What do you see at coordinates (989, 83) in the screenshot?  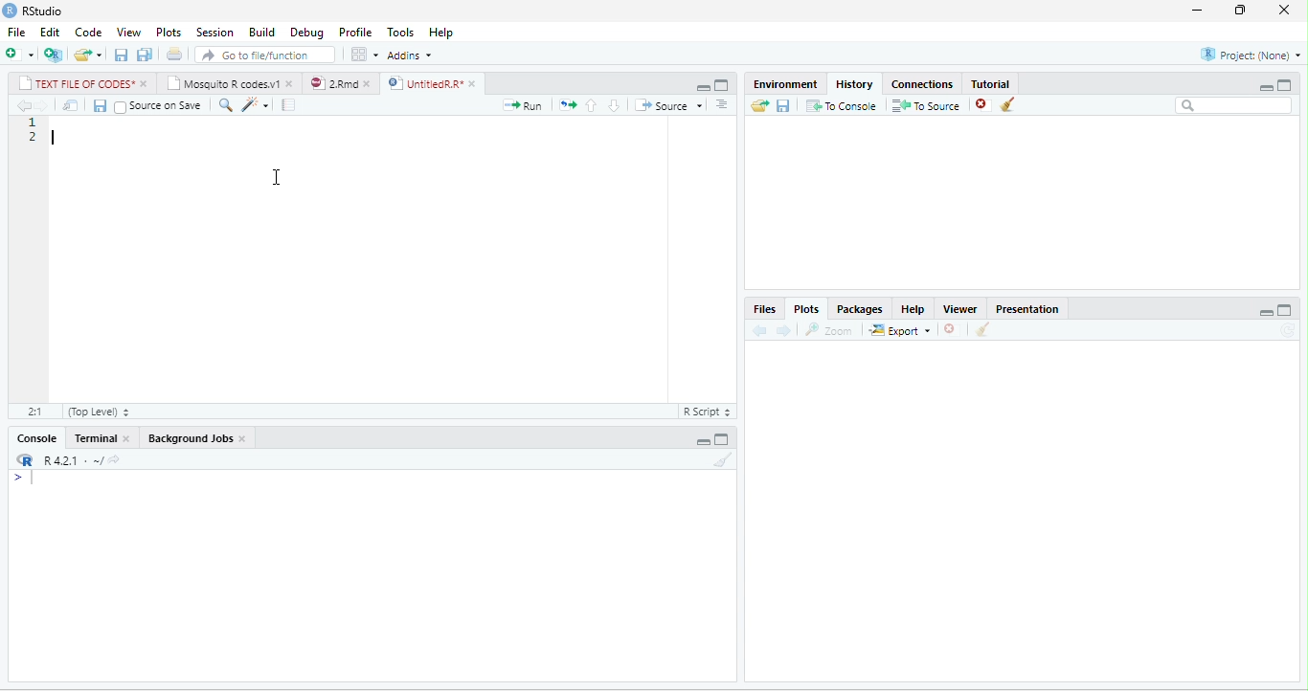 I see `Tutorial` at bounding box center [989, 83].